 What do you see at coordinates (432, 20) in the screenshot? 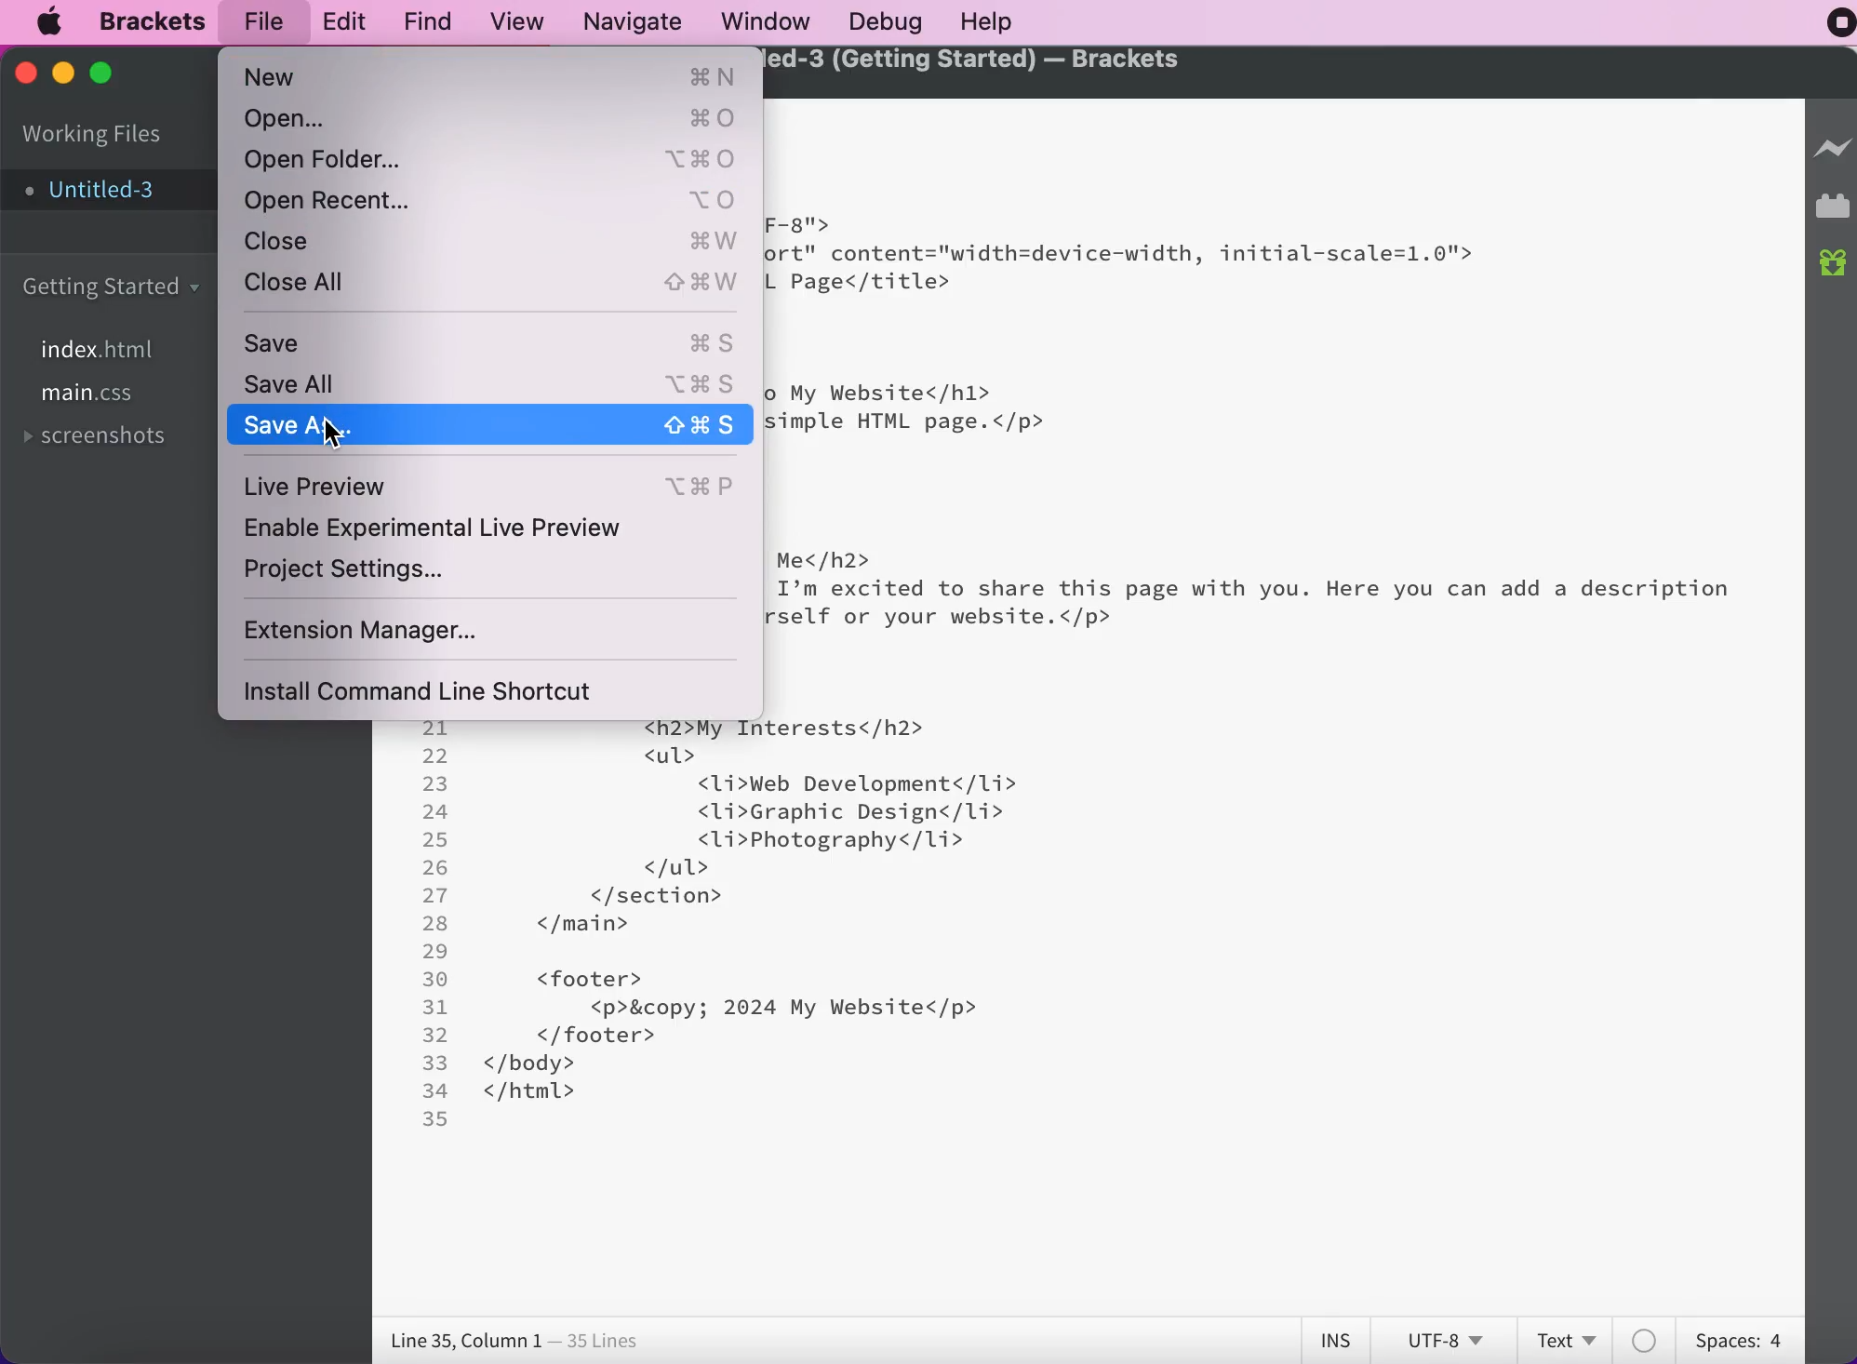
I see `find` at bounding box center [432, 20].